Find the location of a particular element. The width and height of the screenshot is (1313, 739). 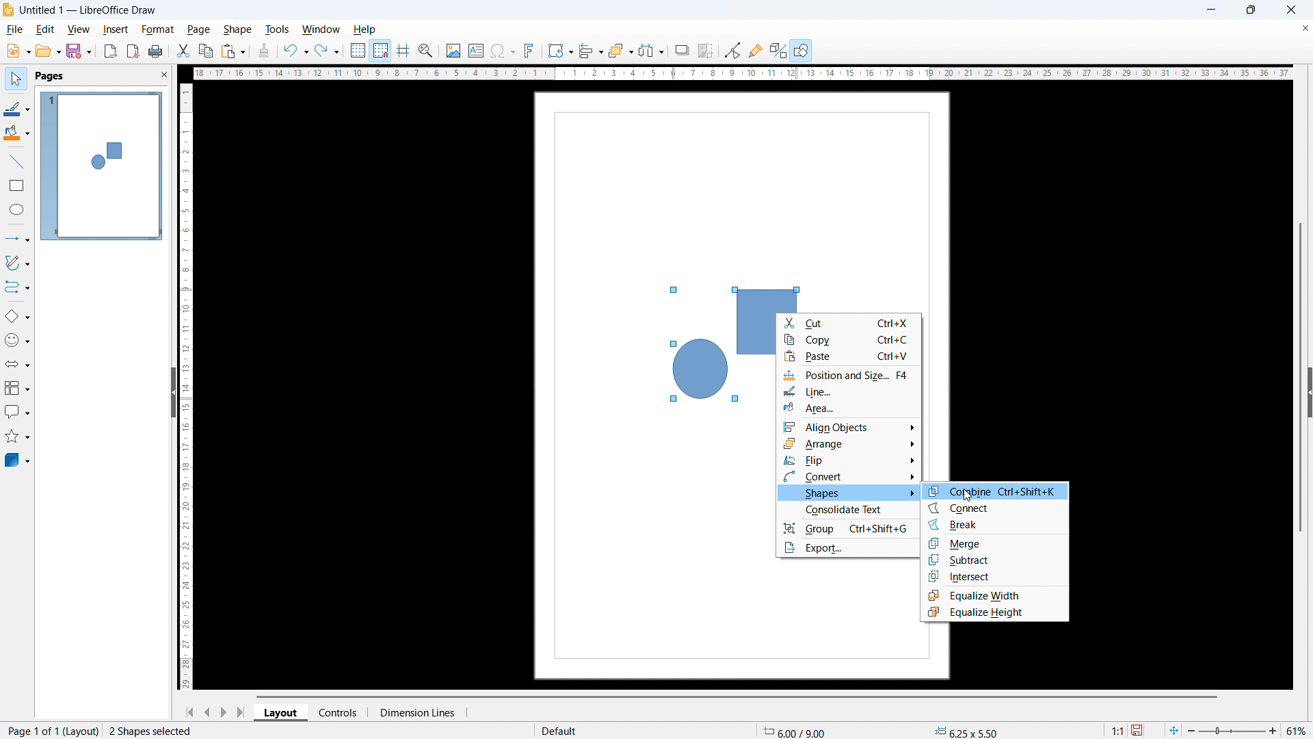

flip is located at coordinates (850, 461).